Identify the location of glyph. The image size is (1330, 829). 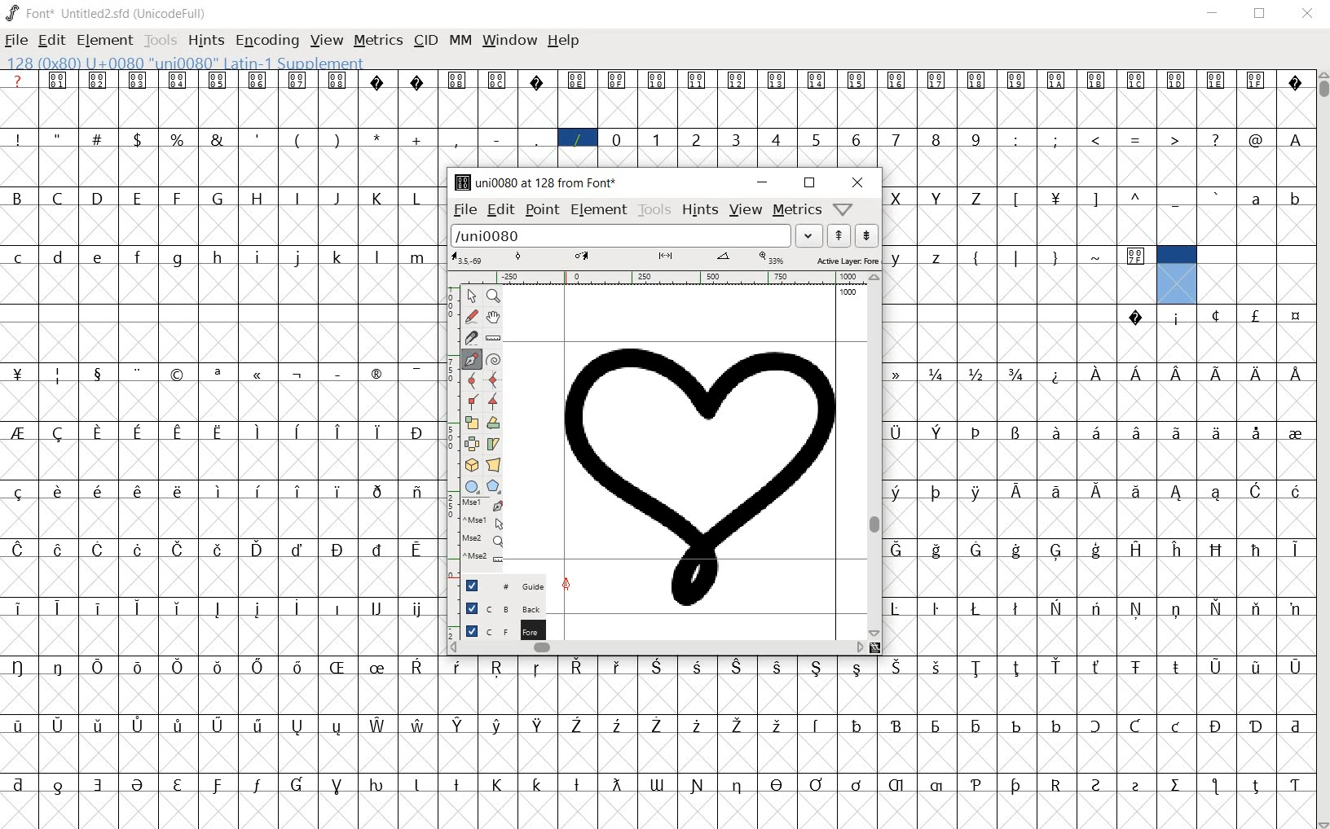
(1255, 200).